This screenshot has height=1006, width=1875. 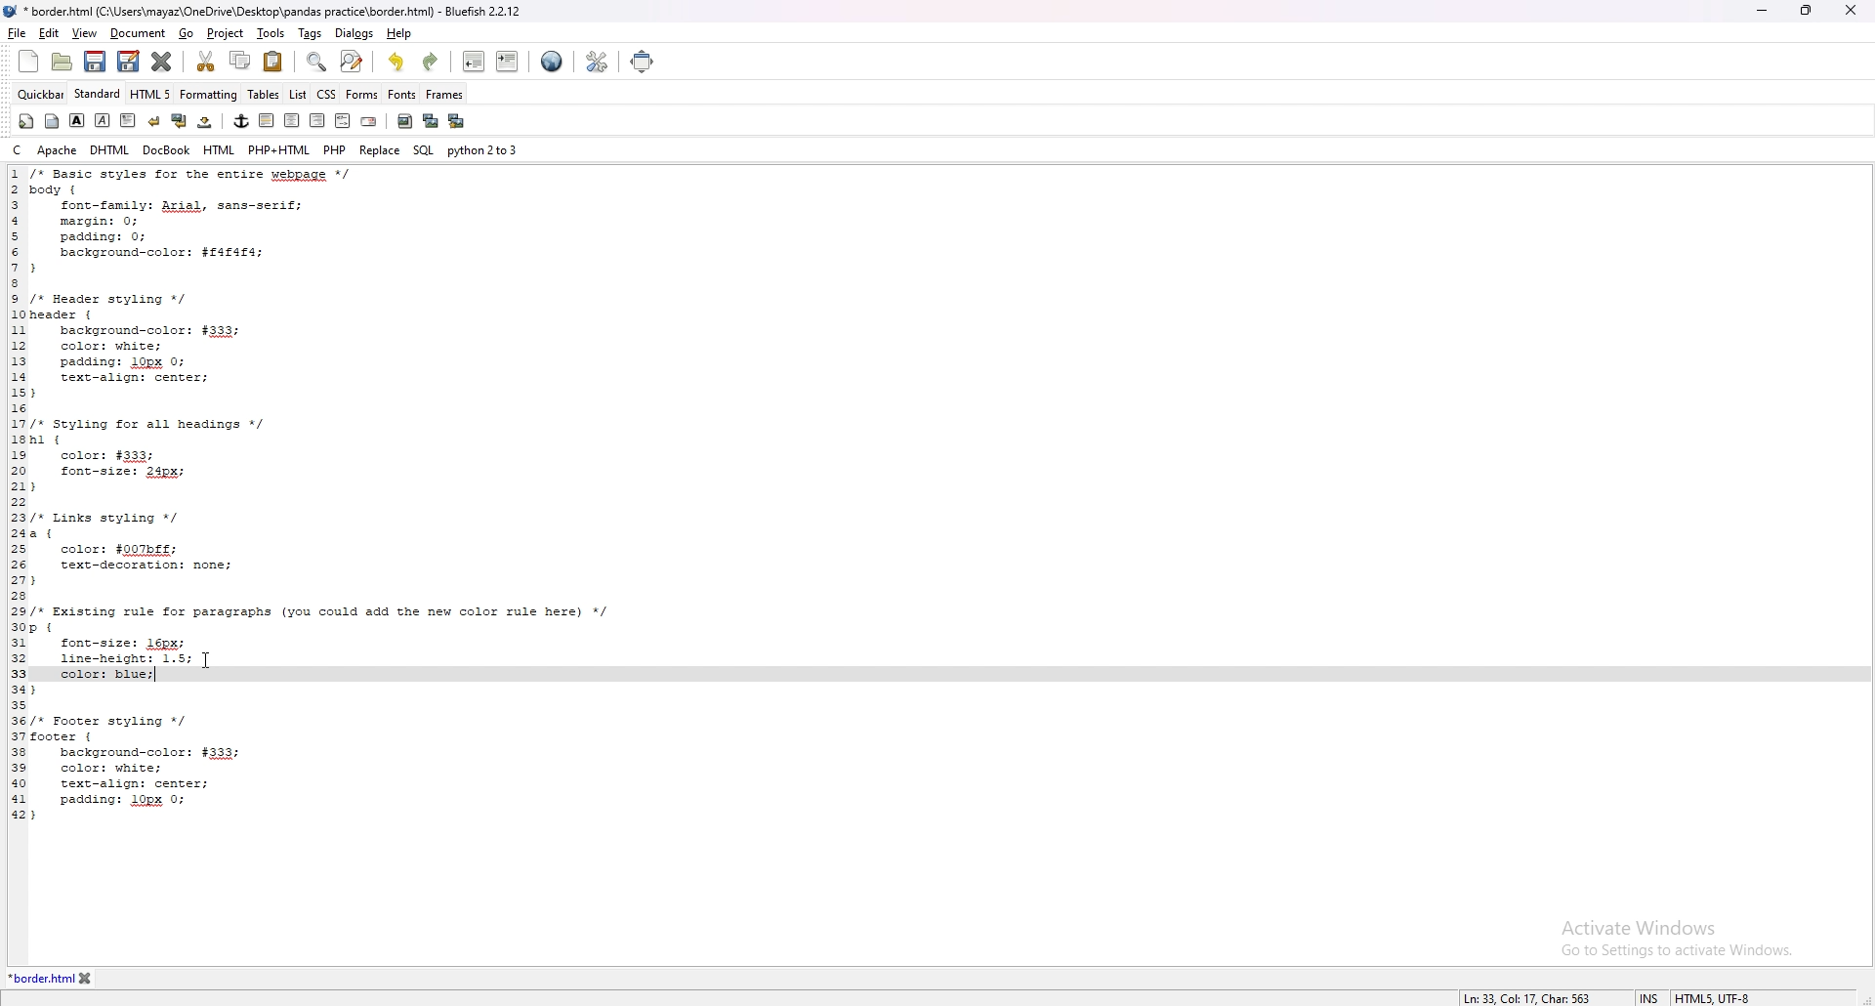 What do you see at coordinates (1528, 991) in the screenshot?
I see `description` at bounding box center [1528, 991].